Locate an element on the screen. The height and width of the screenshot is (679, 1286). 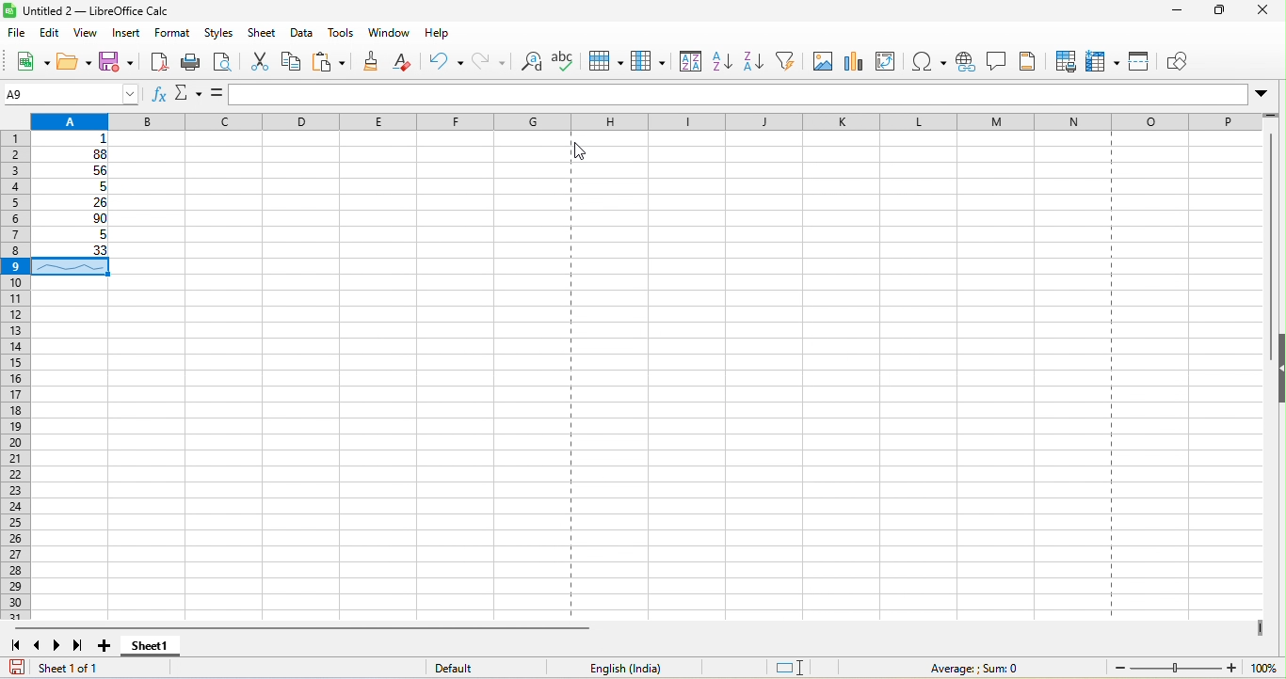
scroll to first sheet is located at coordinates (15, 646).